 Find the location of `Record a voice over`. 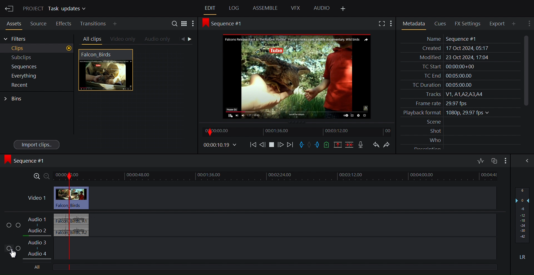

Record a voice over is located at coordinates (361, 145).